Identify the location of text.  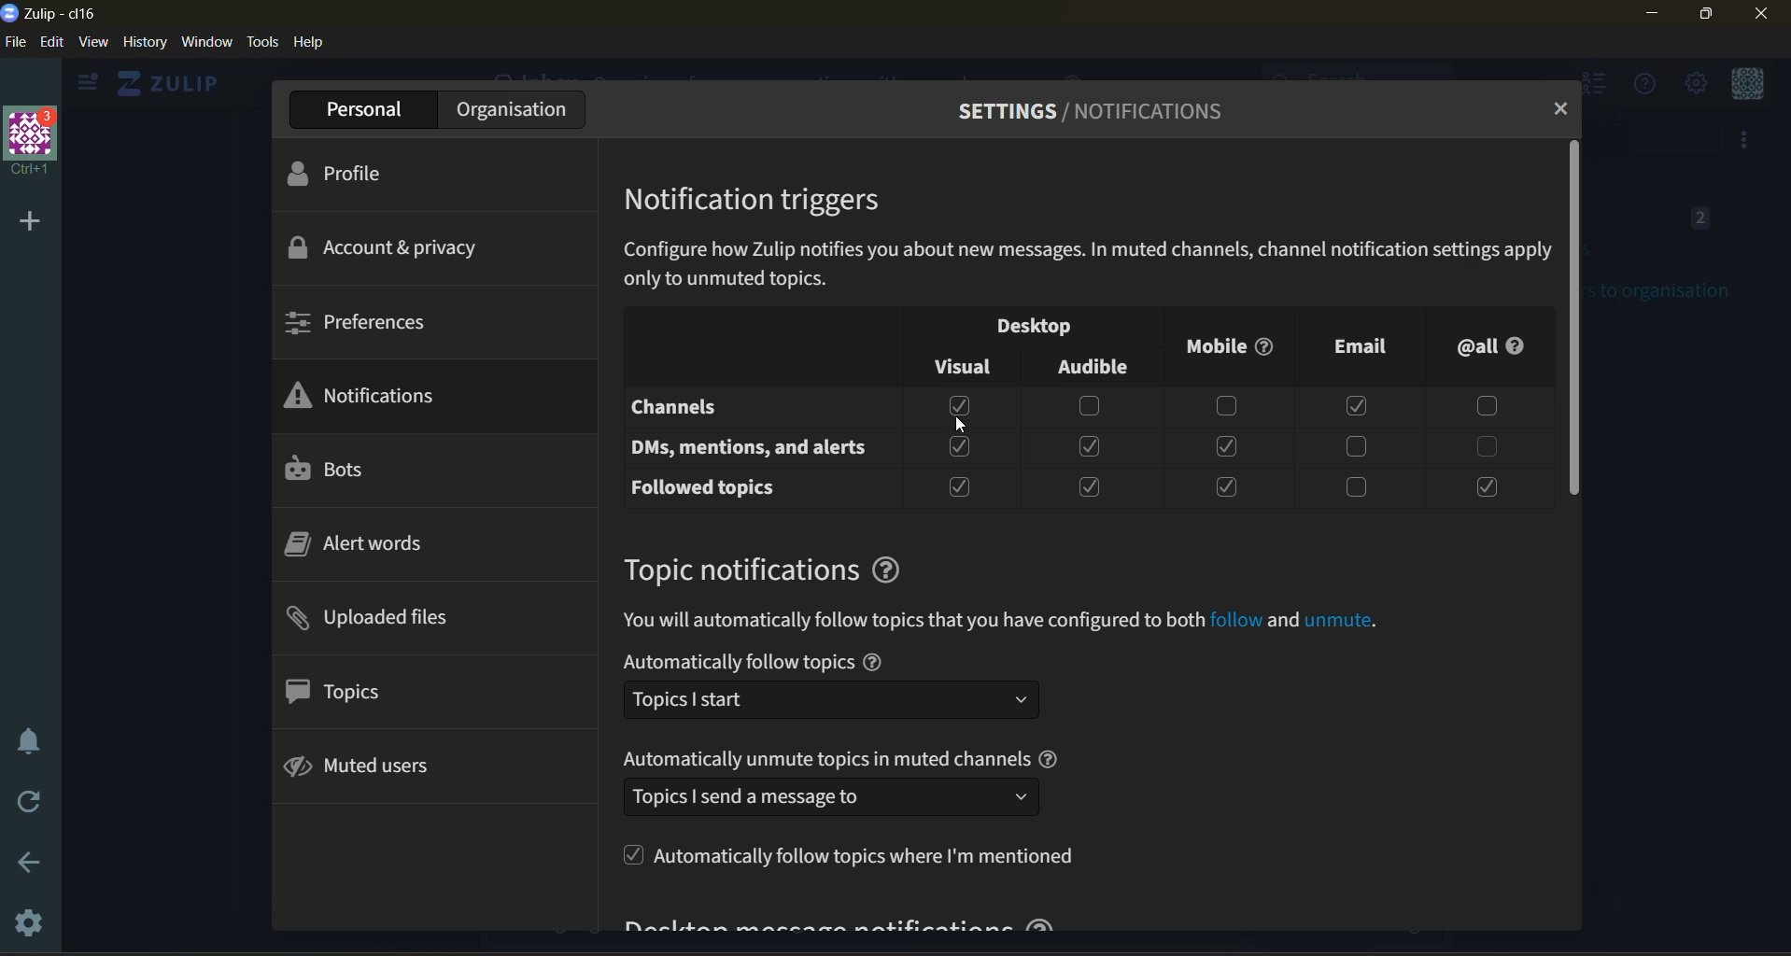
(737, 662).